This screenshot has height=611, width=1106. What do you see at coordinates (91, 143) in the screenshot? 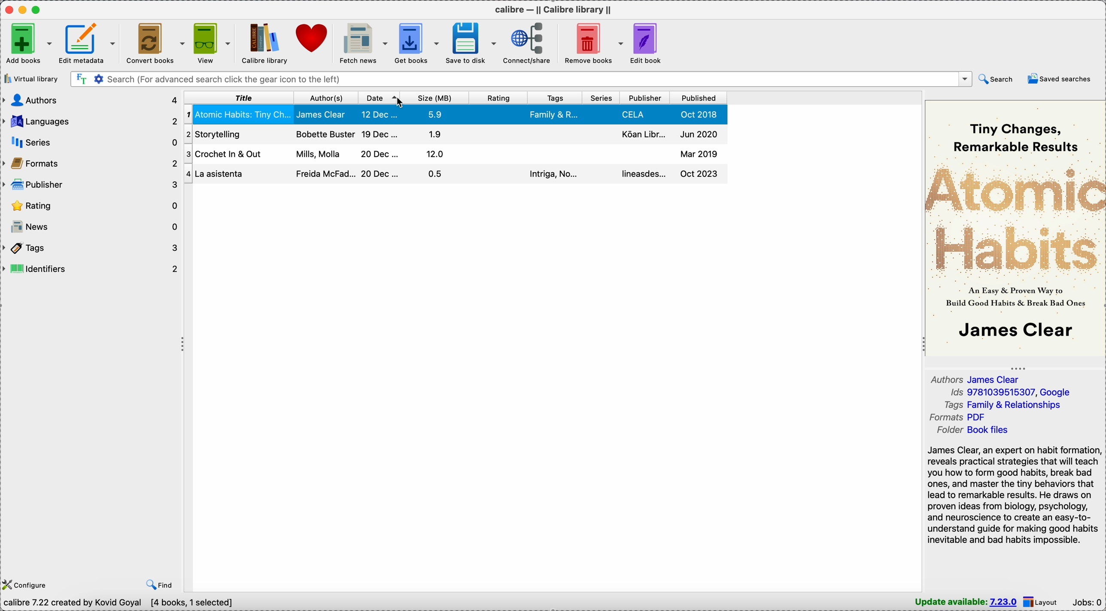
I see `series` at bounding box center [91, 143].